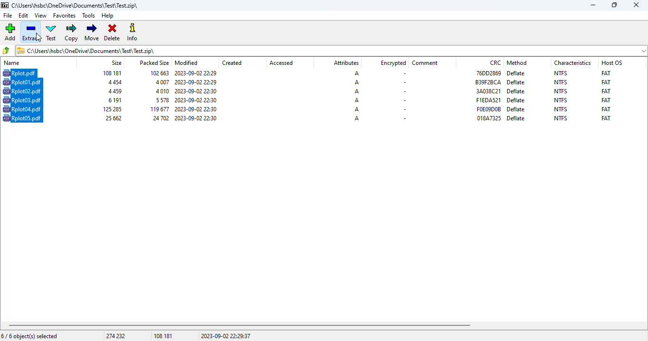 This screenshot has height=341, width=648. What do you see at coordinates (561, 91) in the screenshot?
I see `NTFS` at bounding box center [561, 91].